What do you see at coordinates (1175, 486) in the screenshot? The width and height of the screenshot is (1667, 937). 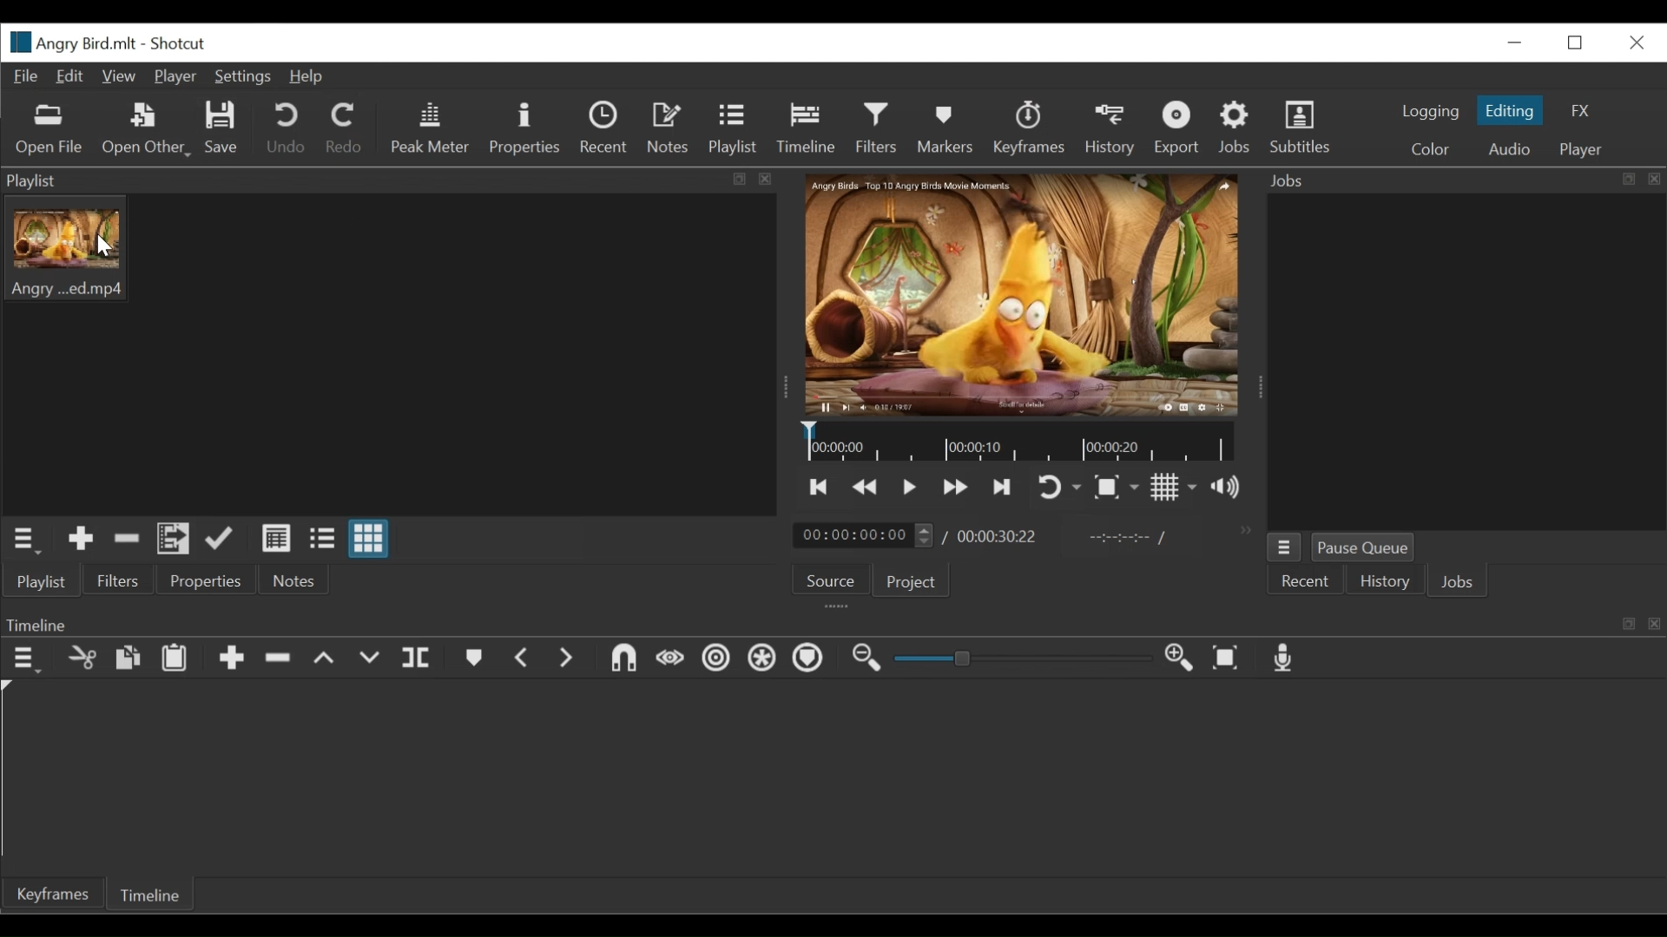 I see `Show display grid on player` at bounding box center [1175, 486].